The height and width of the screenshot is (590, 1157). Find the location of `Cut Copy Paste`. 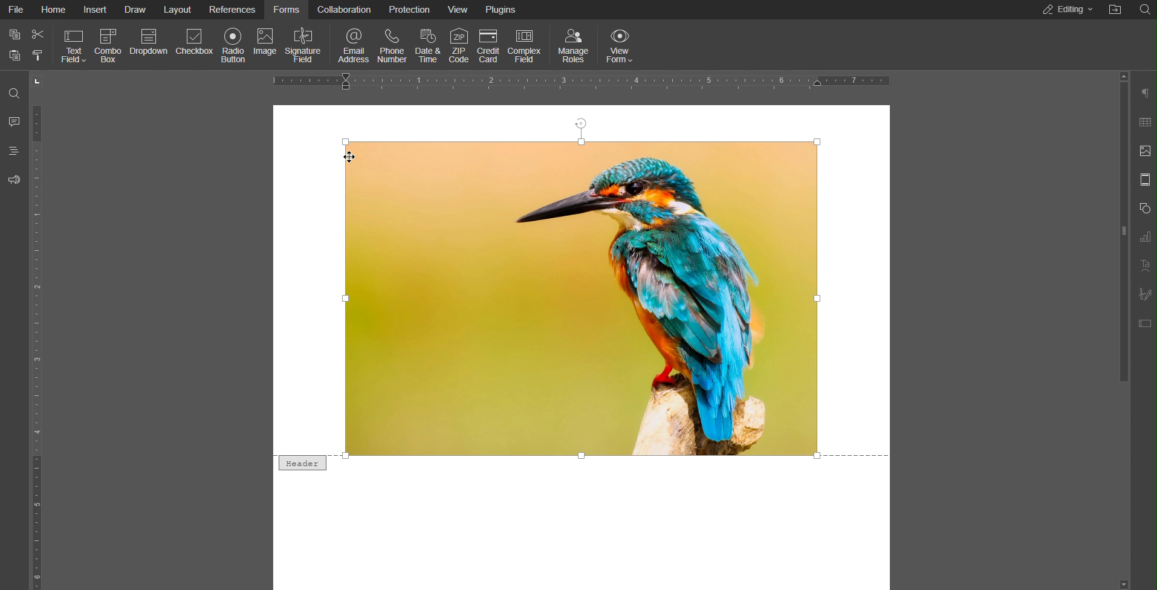

Cut Copy Paste is located at coordinates (27, 45).